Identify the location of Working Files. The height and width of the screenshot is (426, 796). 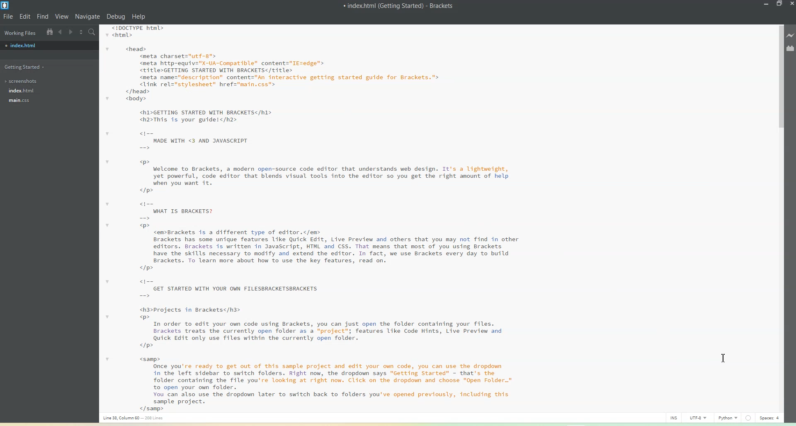
(19, 32).